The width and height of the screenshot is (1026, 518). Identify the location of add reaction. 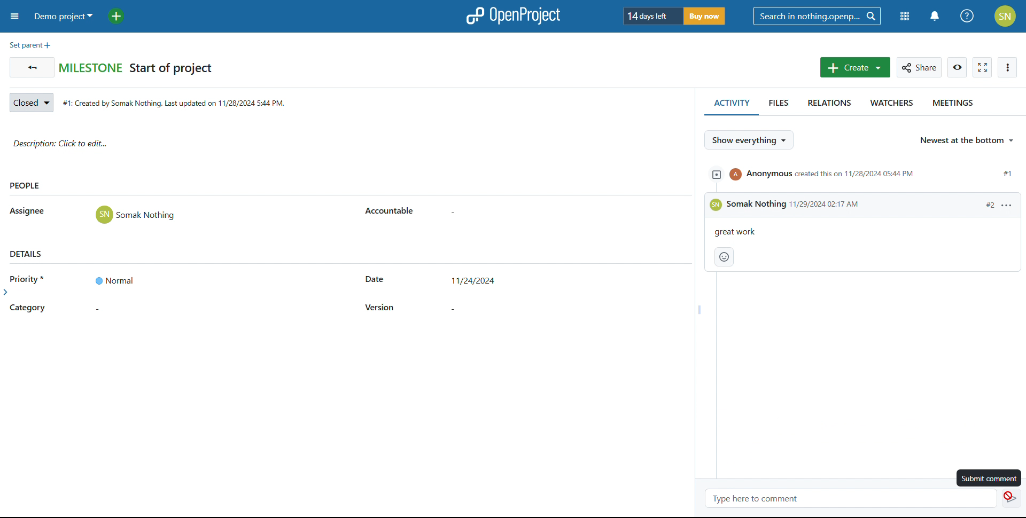
(722, 257).